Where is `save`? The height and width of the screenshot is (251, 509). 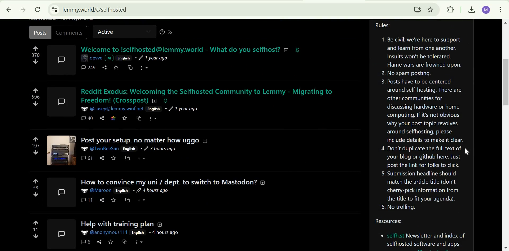 save is located at coordinates (114, 200).